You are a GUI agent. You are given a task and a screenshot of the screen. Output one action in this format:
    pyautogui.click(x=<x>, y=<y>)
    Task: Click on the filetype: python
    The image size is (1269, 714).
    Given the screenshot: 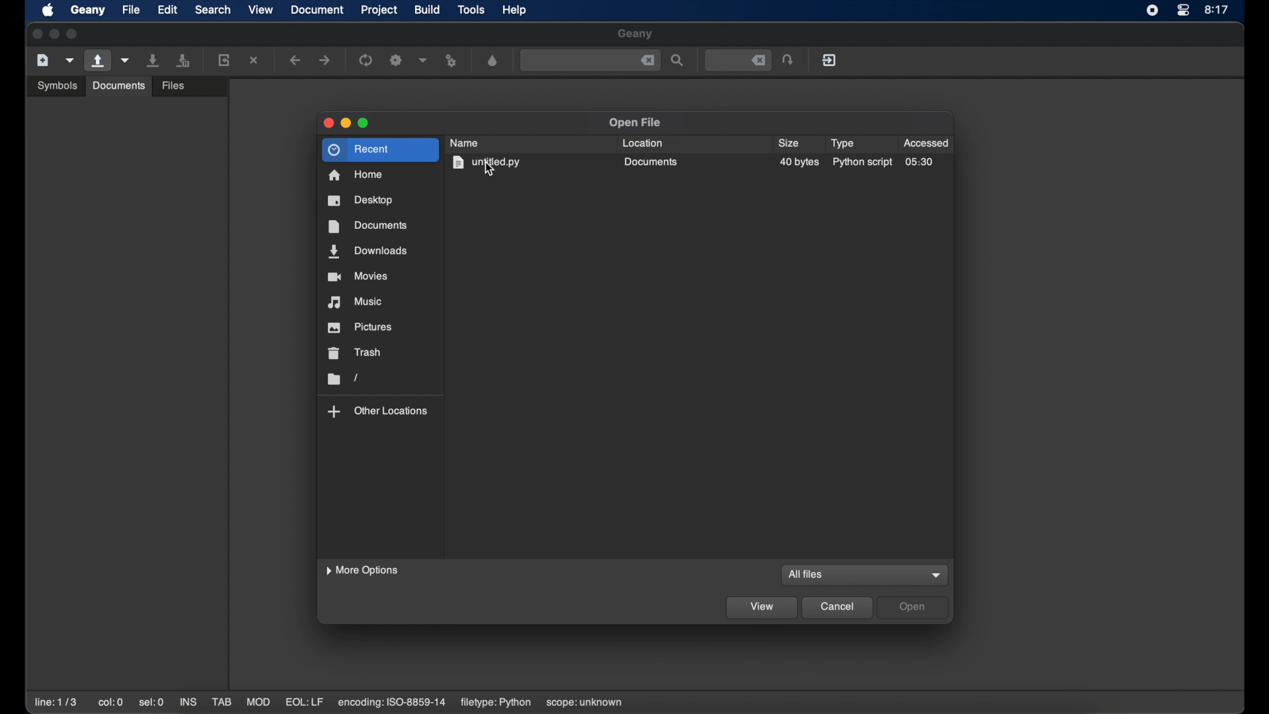 What is the action you would take?
    pyautogui.click(x=496, y=703)
    